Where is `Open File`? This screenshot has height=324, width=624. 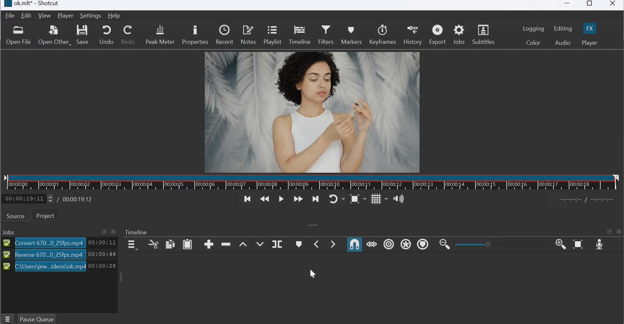
Open File is located at coordinates (18, 36).